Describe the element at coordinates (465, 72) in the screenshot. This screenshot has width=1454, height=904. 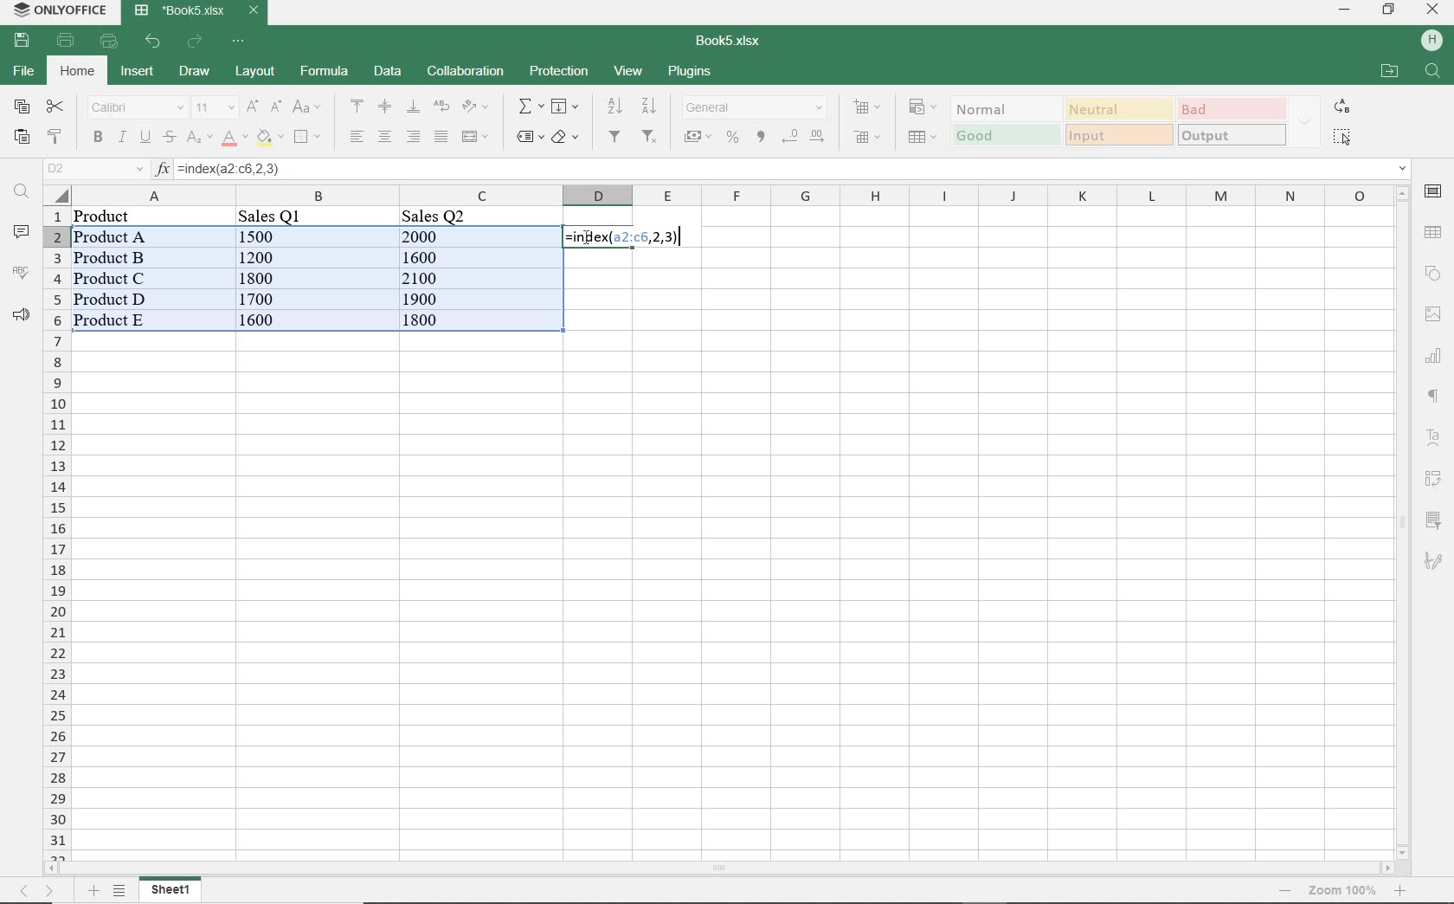
I see `collaboration` at that location.